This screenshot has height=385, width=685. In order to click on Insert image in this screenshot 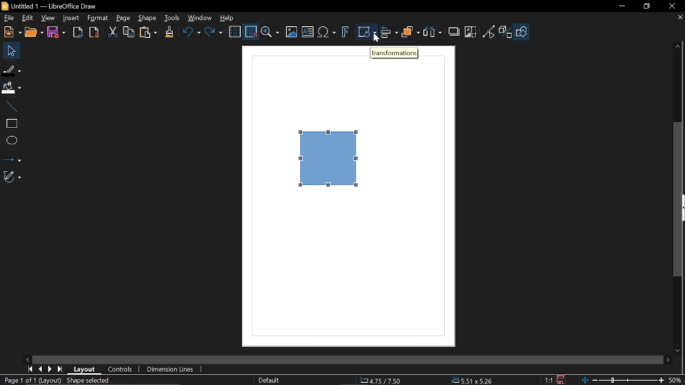, I will do `click(292, 32)`.